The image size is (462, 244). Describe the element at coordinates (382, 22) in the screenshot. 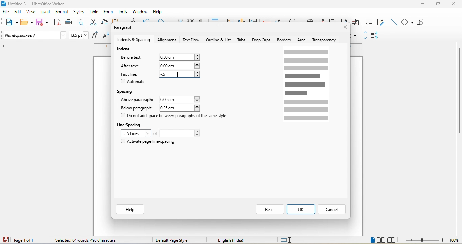

I see `show track changes function` at that location.